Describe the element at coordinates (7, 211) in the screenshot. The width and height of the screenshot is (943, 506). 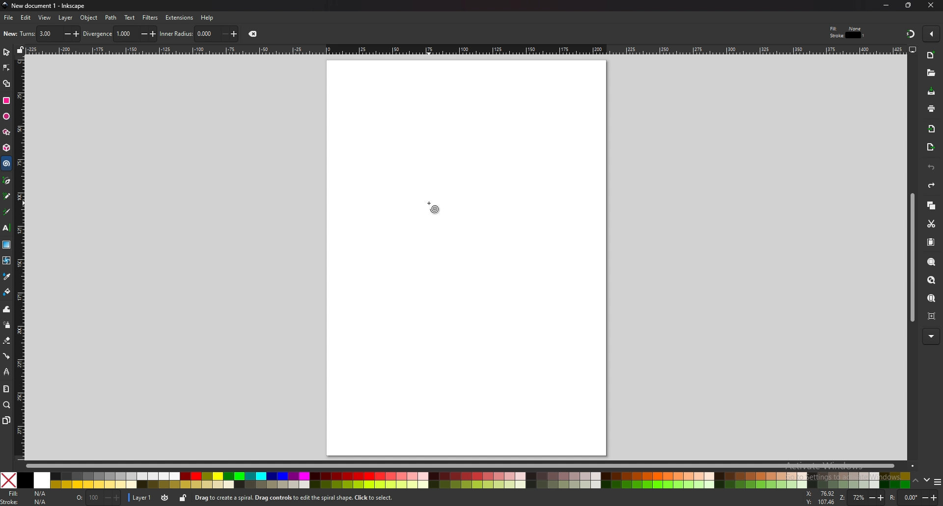
I see `calligraphy` at that location.